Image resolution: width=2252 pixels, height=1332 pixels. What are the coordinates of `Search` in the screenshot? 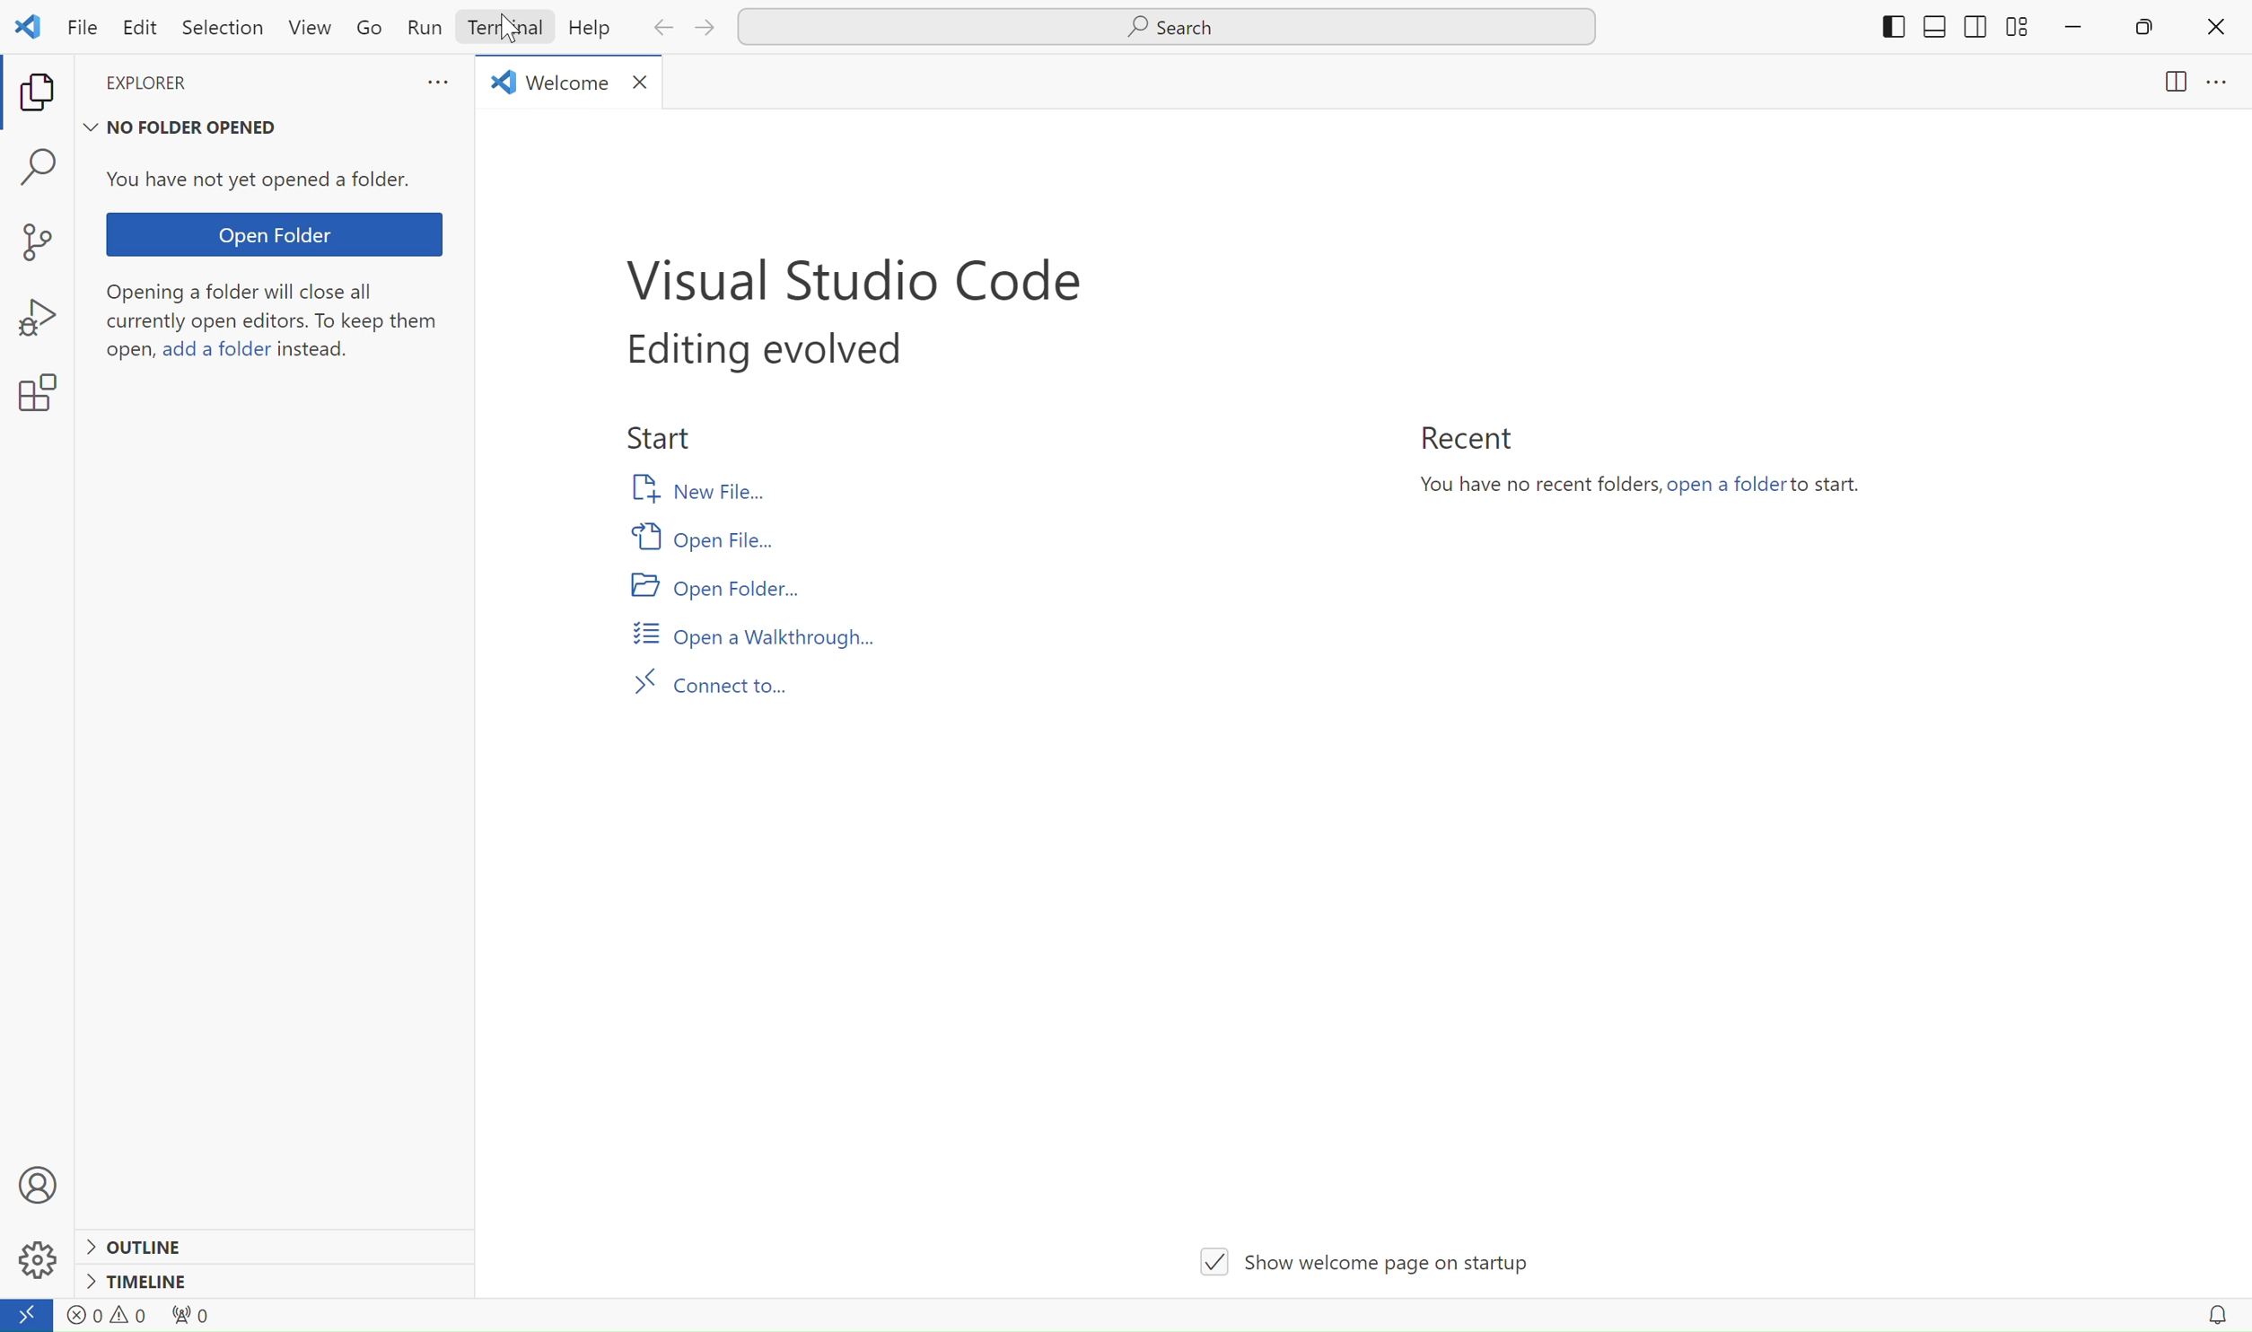 It's located at (1182, 25).